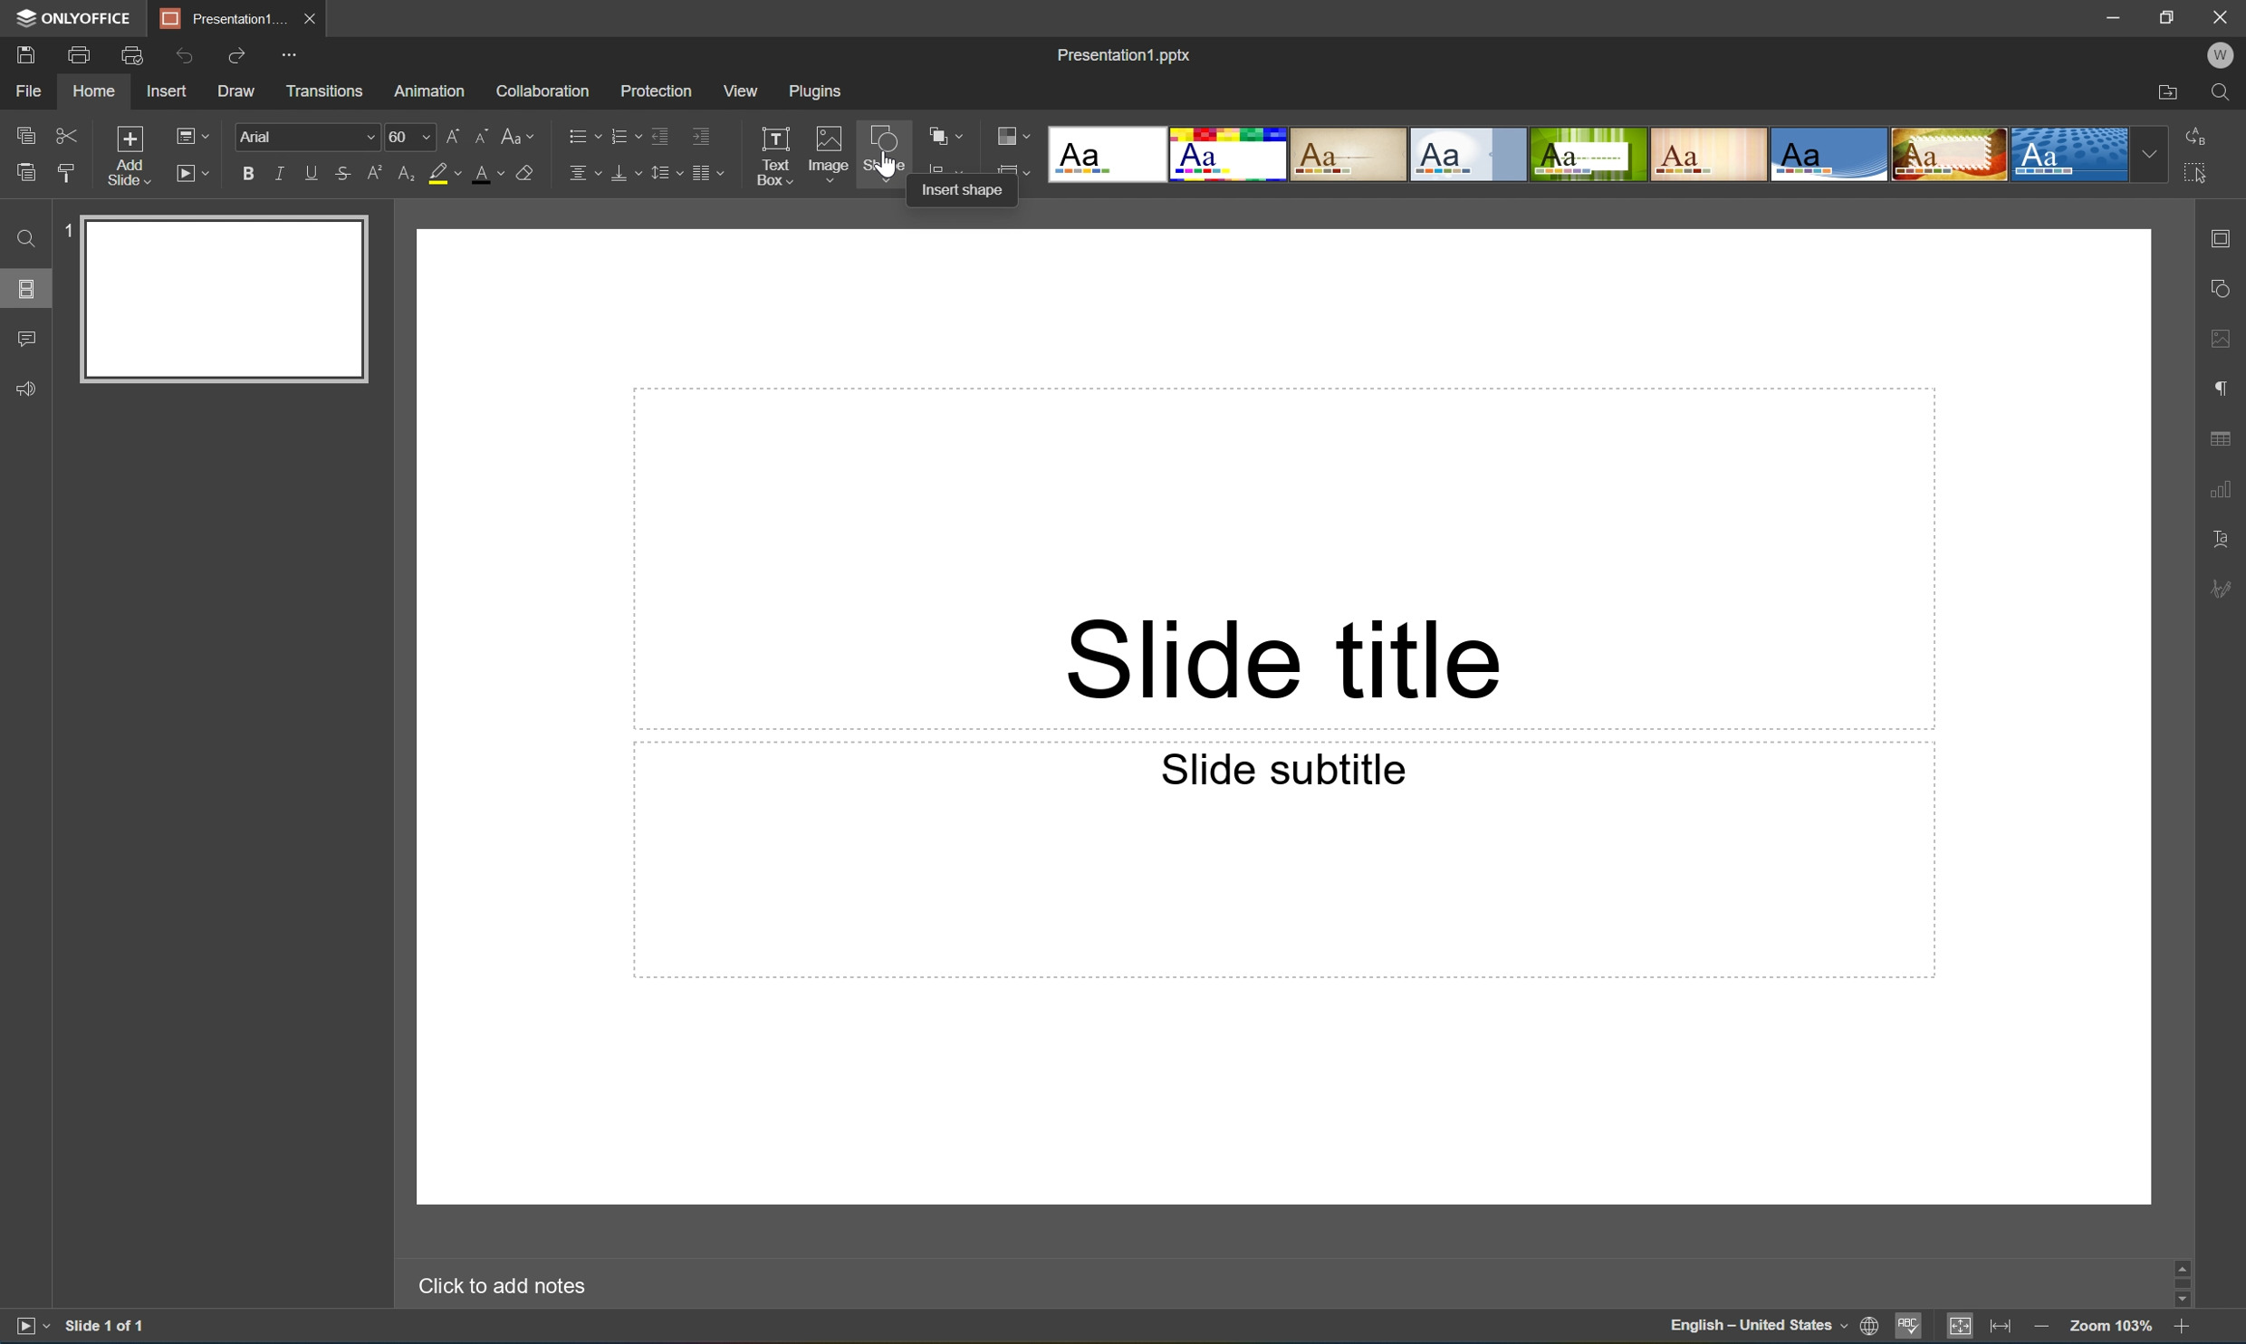  Describe the element at coordinates (237, 53) in the screenshot. I see `Redo` at that location.